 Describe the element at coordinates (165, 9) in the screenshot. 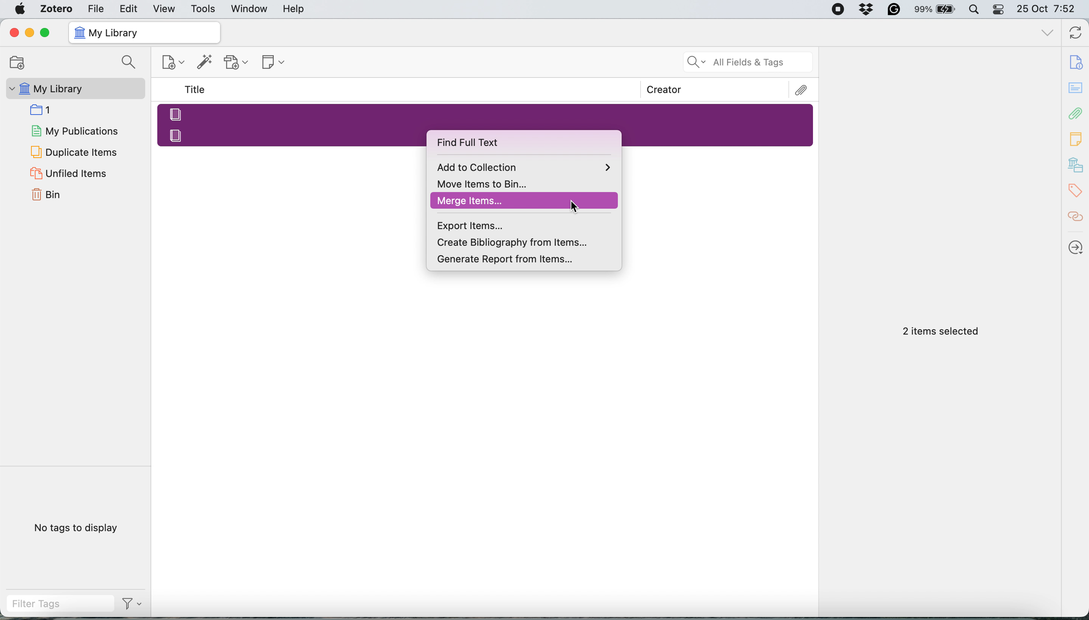

I see `View` at that location.